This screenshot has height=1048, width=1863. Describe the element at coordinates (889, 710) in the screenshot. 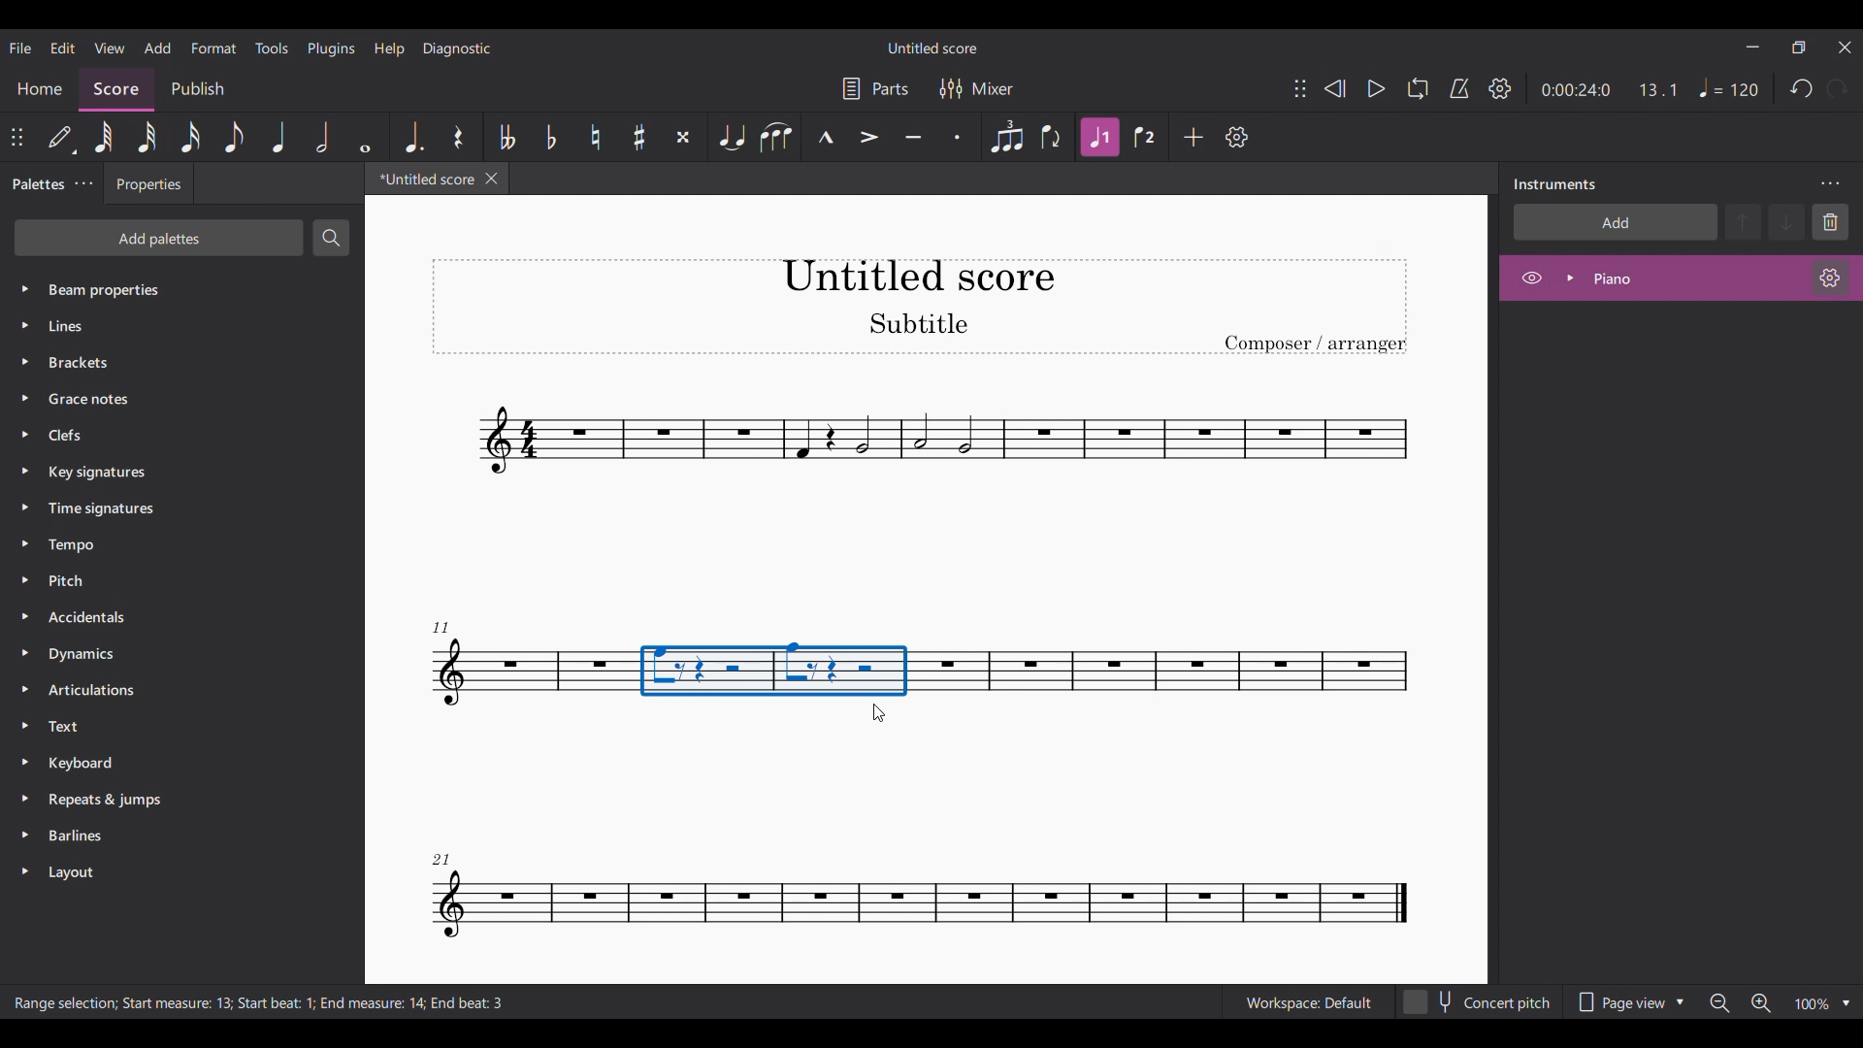

I see `Cursor position unchanged` at that location.